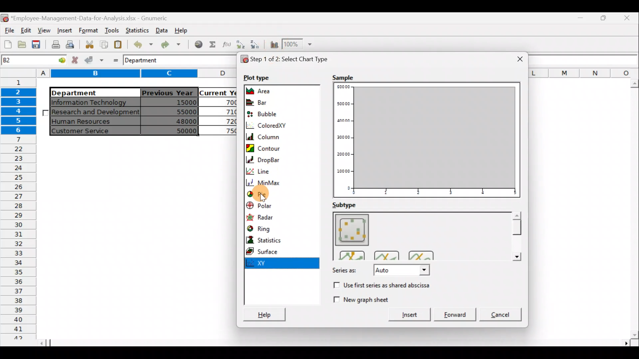 This screenshot has height=359, width=639. What do you see at coordinates (199, 45) in the screenshot?
I see `Insert hyperlink` at bounding box center [199, 45].